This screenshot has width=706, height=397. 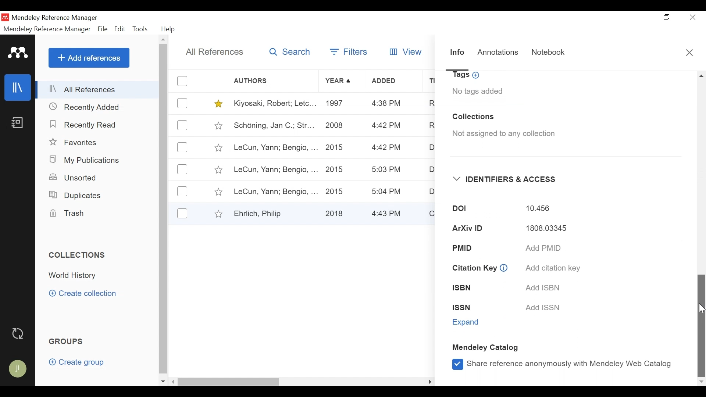 What do you see at coordinates (5, 17) in the screenshot?
I see `Mendeley Desktop Icon` at bounding box center [5, 17].